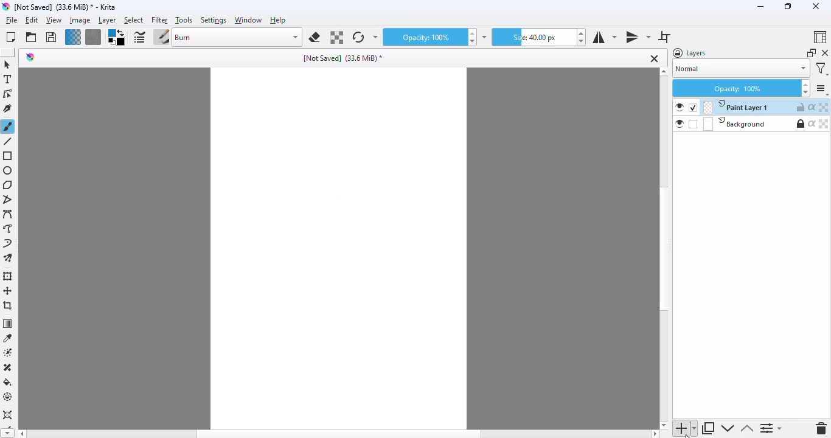 Image resolution: width=831 pixels, height=438 pixels. Describe the element at coordinates (664, 425) in the screenshot. I see `scroll down` at that location.